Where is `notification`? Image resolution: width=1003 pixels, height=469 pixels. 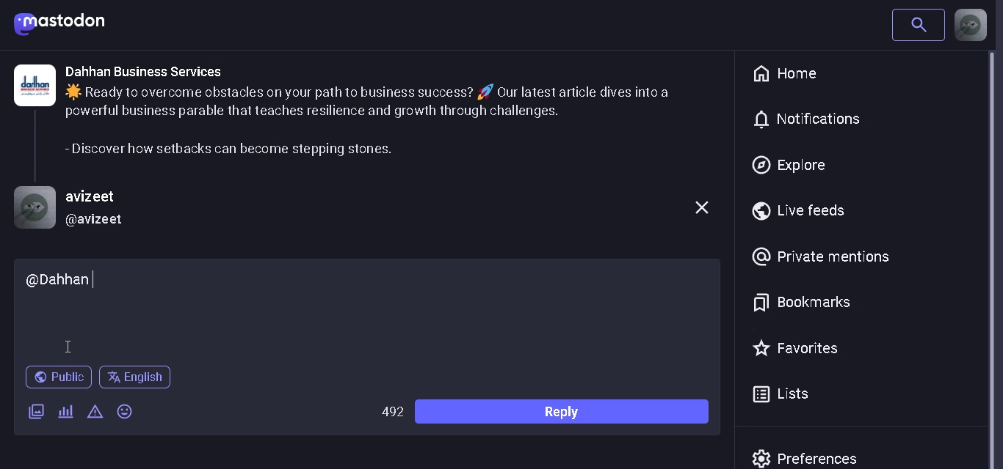
notification is located at coordinates (818, 119).